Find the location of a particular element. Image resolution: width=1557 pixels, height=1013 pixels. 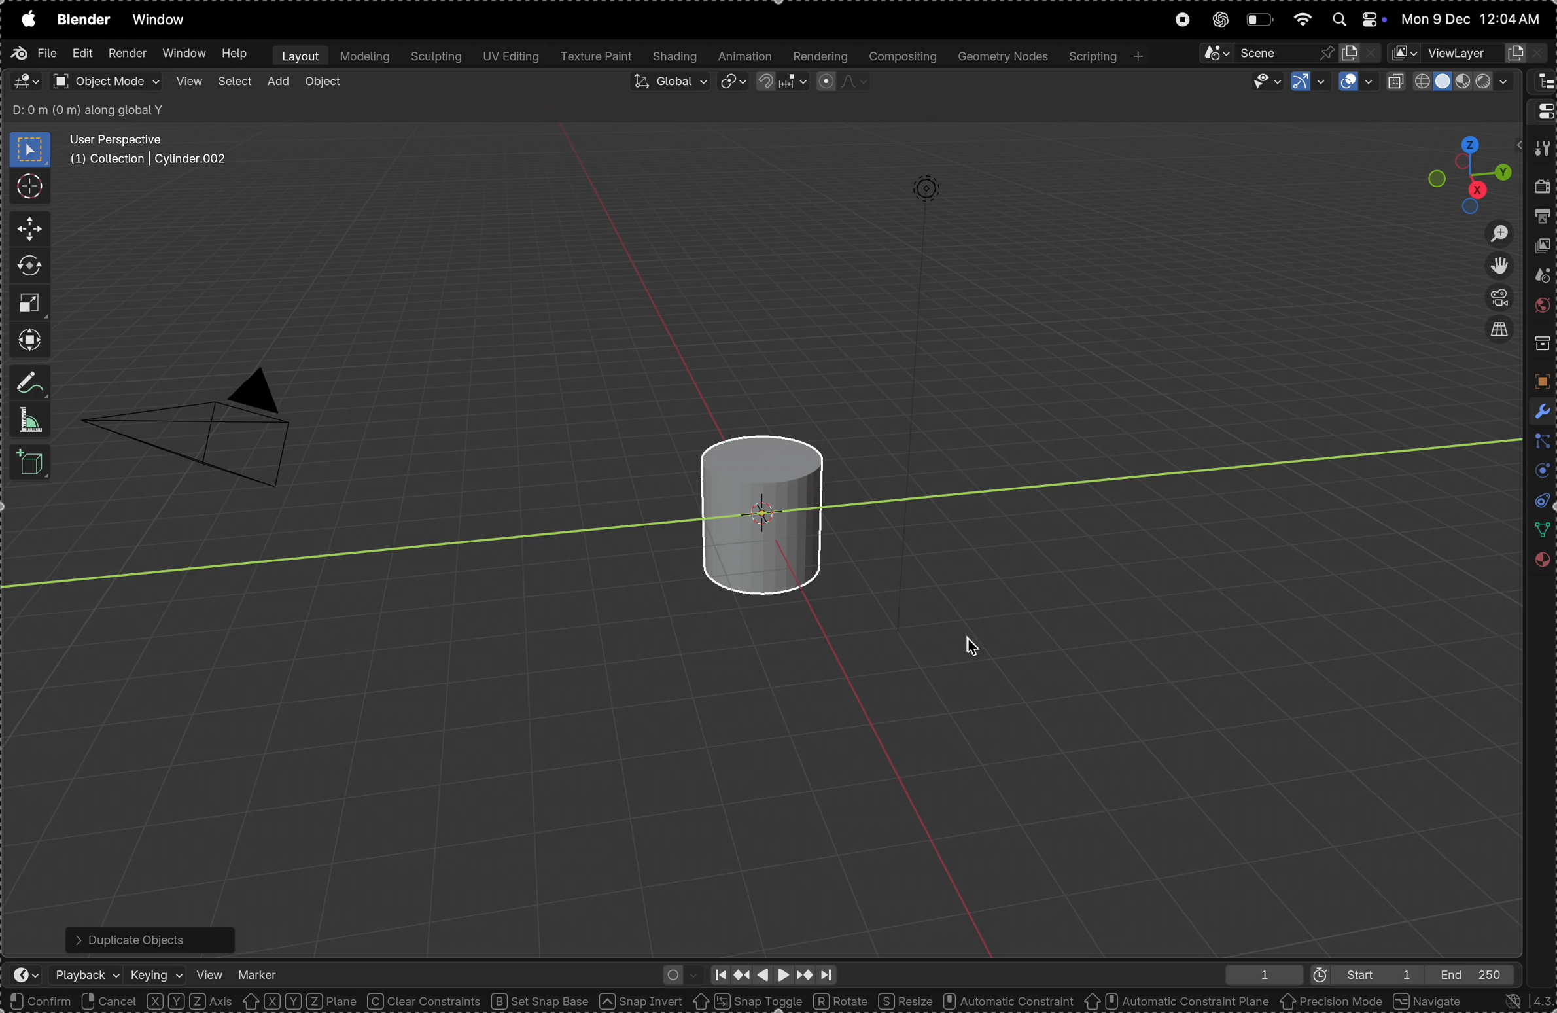

rotate is located at coordinates (29, 266).